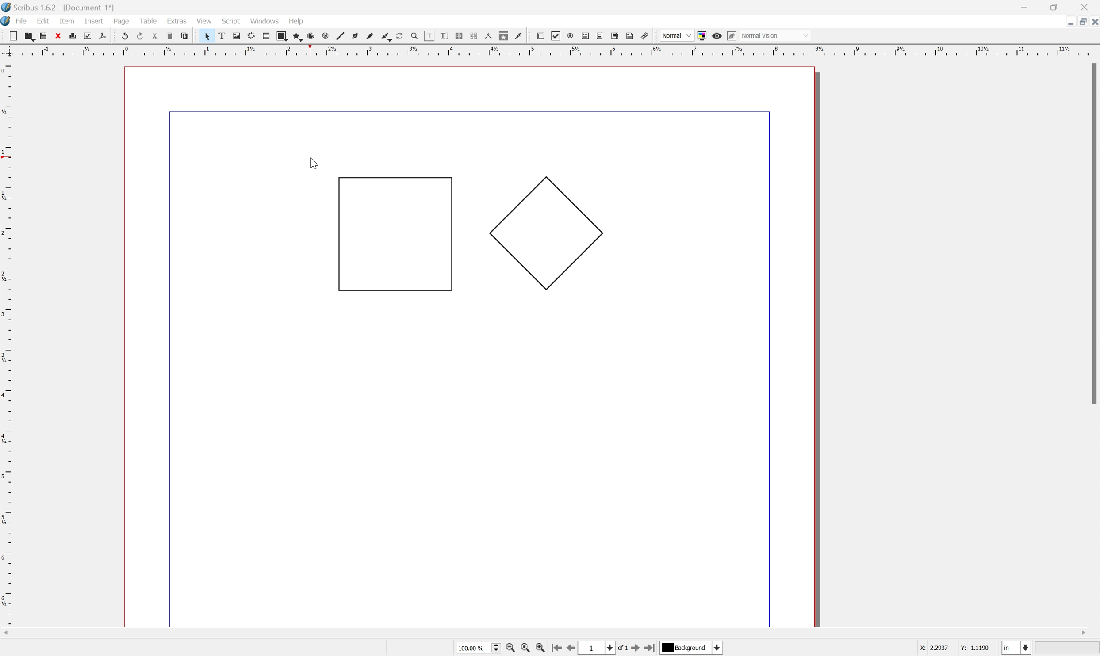 The image size is (1100, 656). I want to click on item, so click(68, 21).